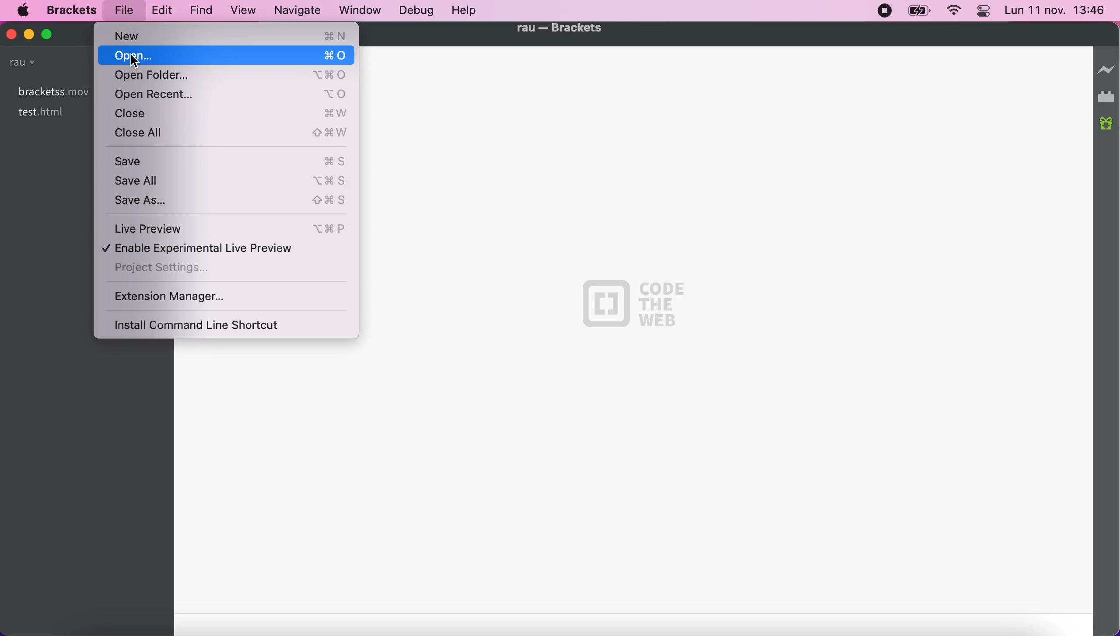 The image size is (1120, 636). What do you see at coordinates (11, 34) in the screenshot?
I see `close` at bounding box center [11, 34].